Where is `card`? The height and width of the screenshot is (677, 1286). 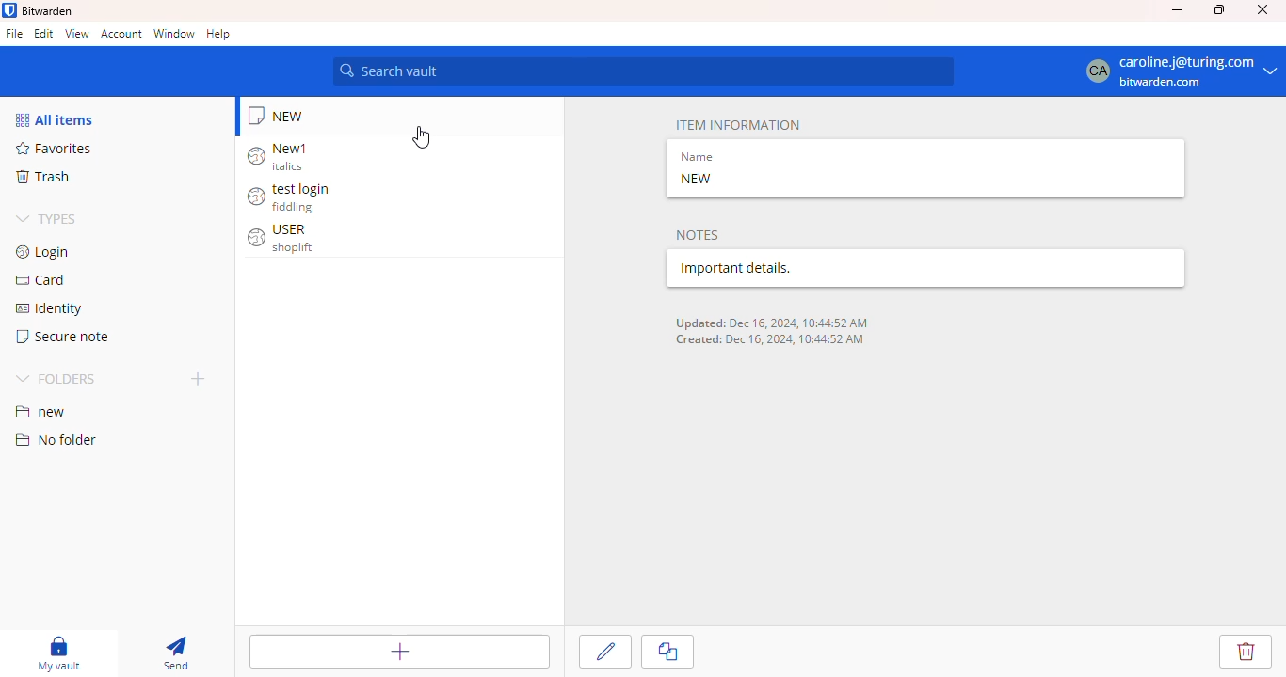
card is located at coordinates (41, 280).